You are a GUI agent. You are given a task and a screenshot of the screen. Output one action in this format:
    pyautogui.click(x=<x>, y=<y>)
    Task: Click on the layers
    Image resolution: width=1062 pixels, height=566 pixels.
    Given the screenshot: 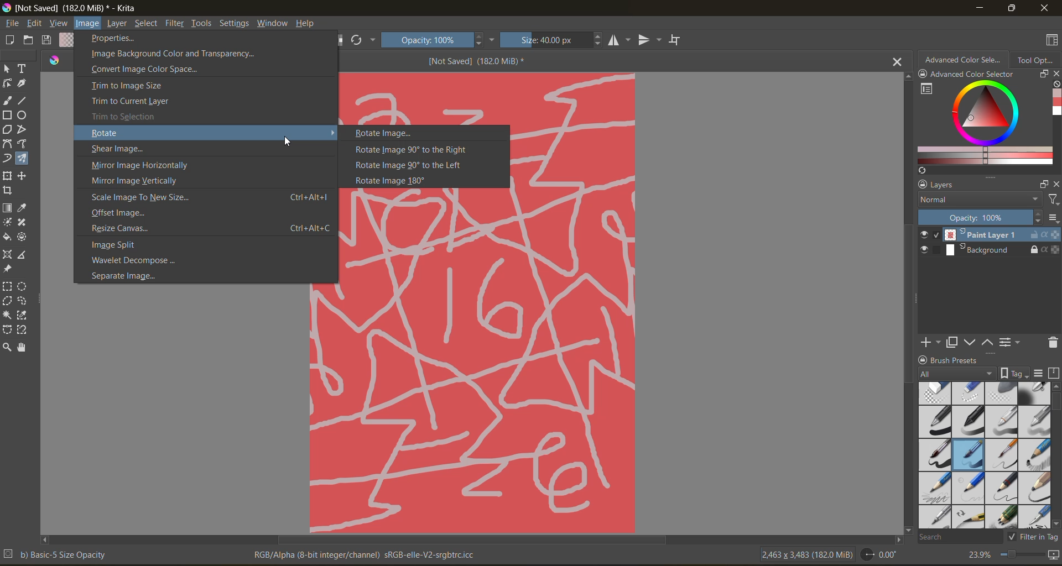 What is the action you would take?
    pyautogui.click(x=1002, y=243)
    